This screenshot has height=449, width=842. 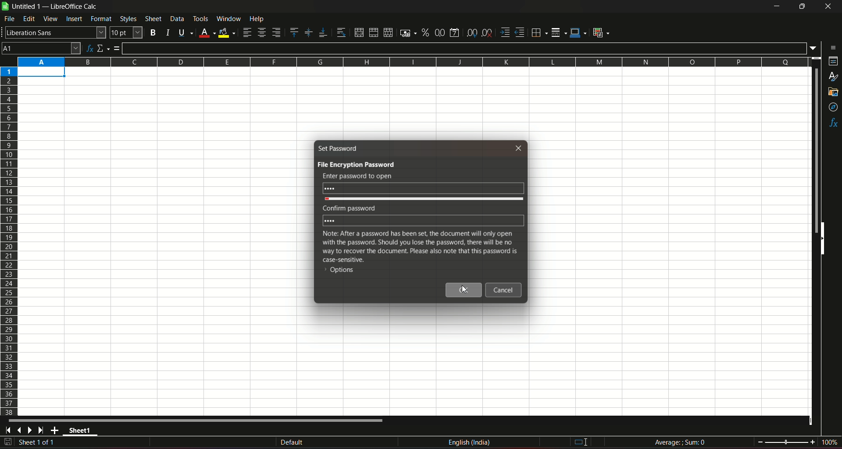 I want to click on name box, so click(x=41, y=48).